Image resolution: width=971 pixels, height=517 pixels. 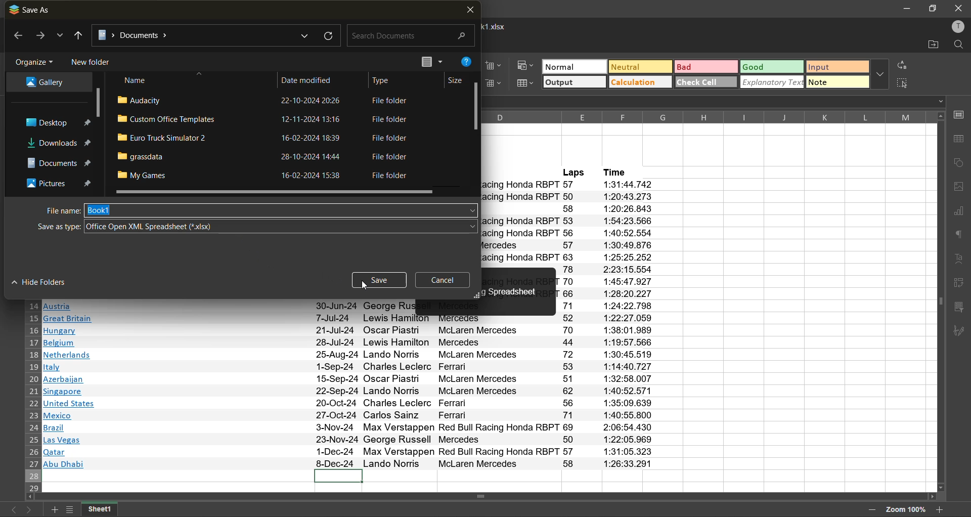 What do you see at coordinates (526, 66) in the screenshot?
I see `conditional formatting` at bounding box center [526, 66].